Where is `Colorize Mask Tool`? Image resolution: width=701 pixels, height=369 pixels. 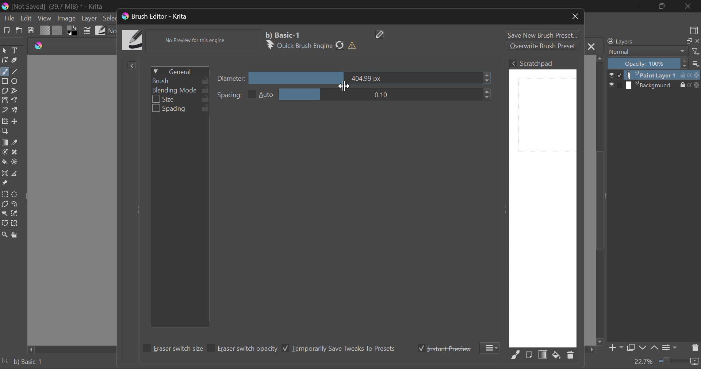
Colorize Mask Tool is located at coordinates (4, 152).